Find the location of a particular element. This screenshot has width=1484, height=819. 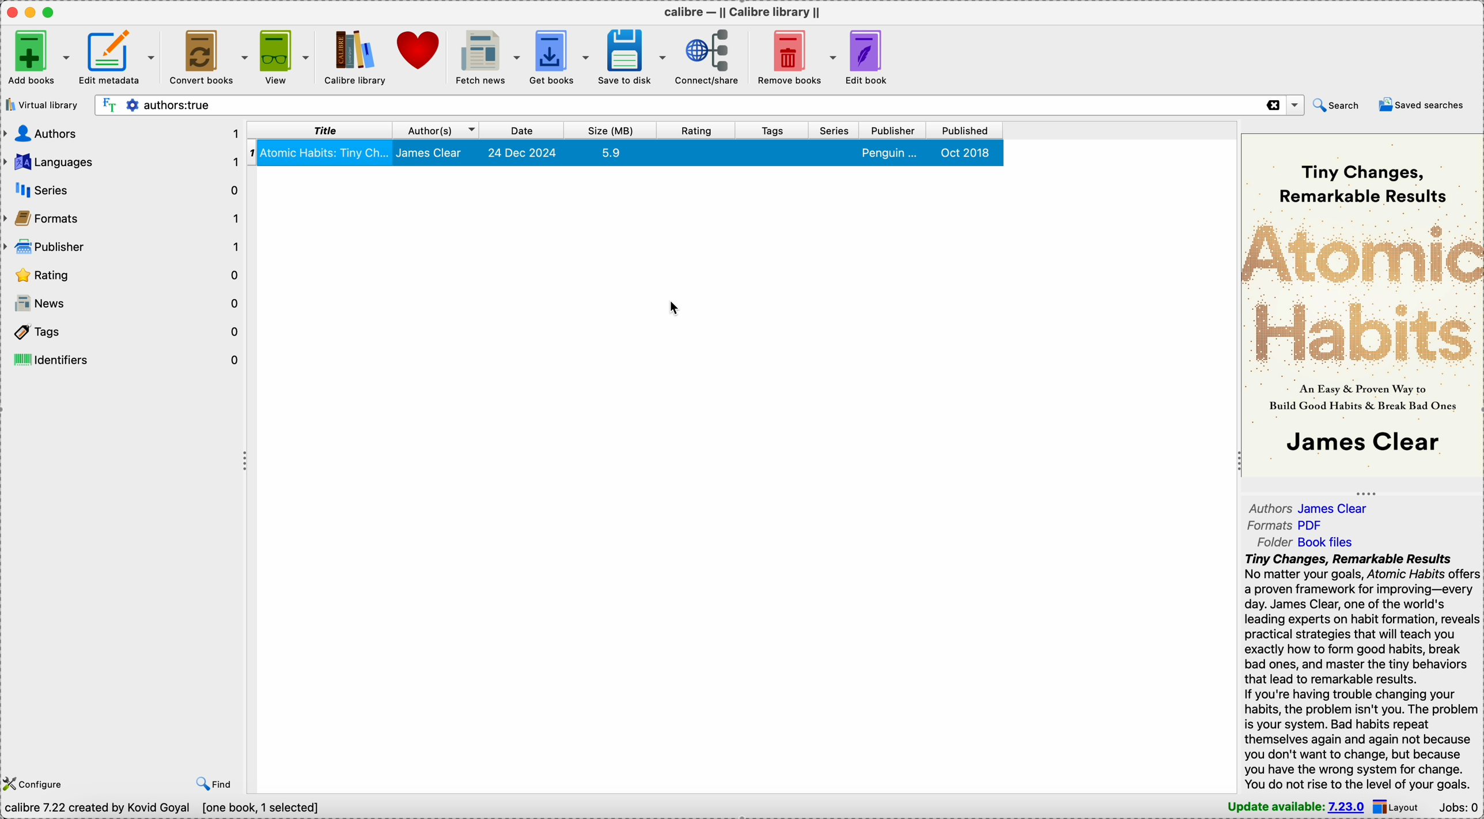

view is located at coordinates (283, 56).